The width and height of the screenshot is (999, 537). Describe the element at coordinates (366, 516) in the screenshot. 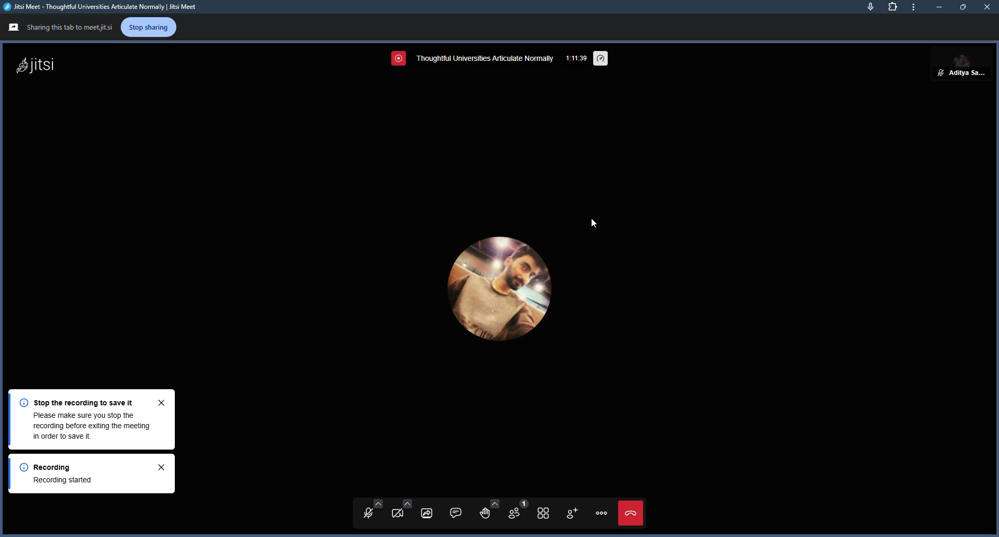

I see `unmute mic` at that location.